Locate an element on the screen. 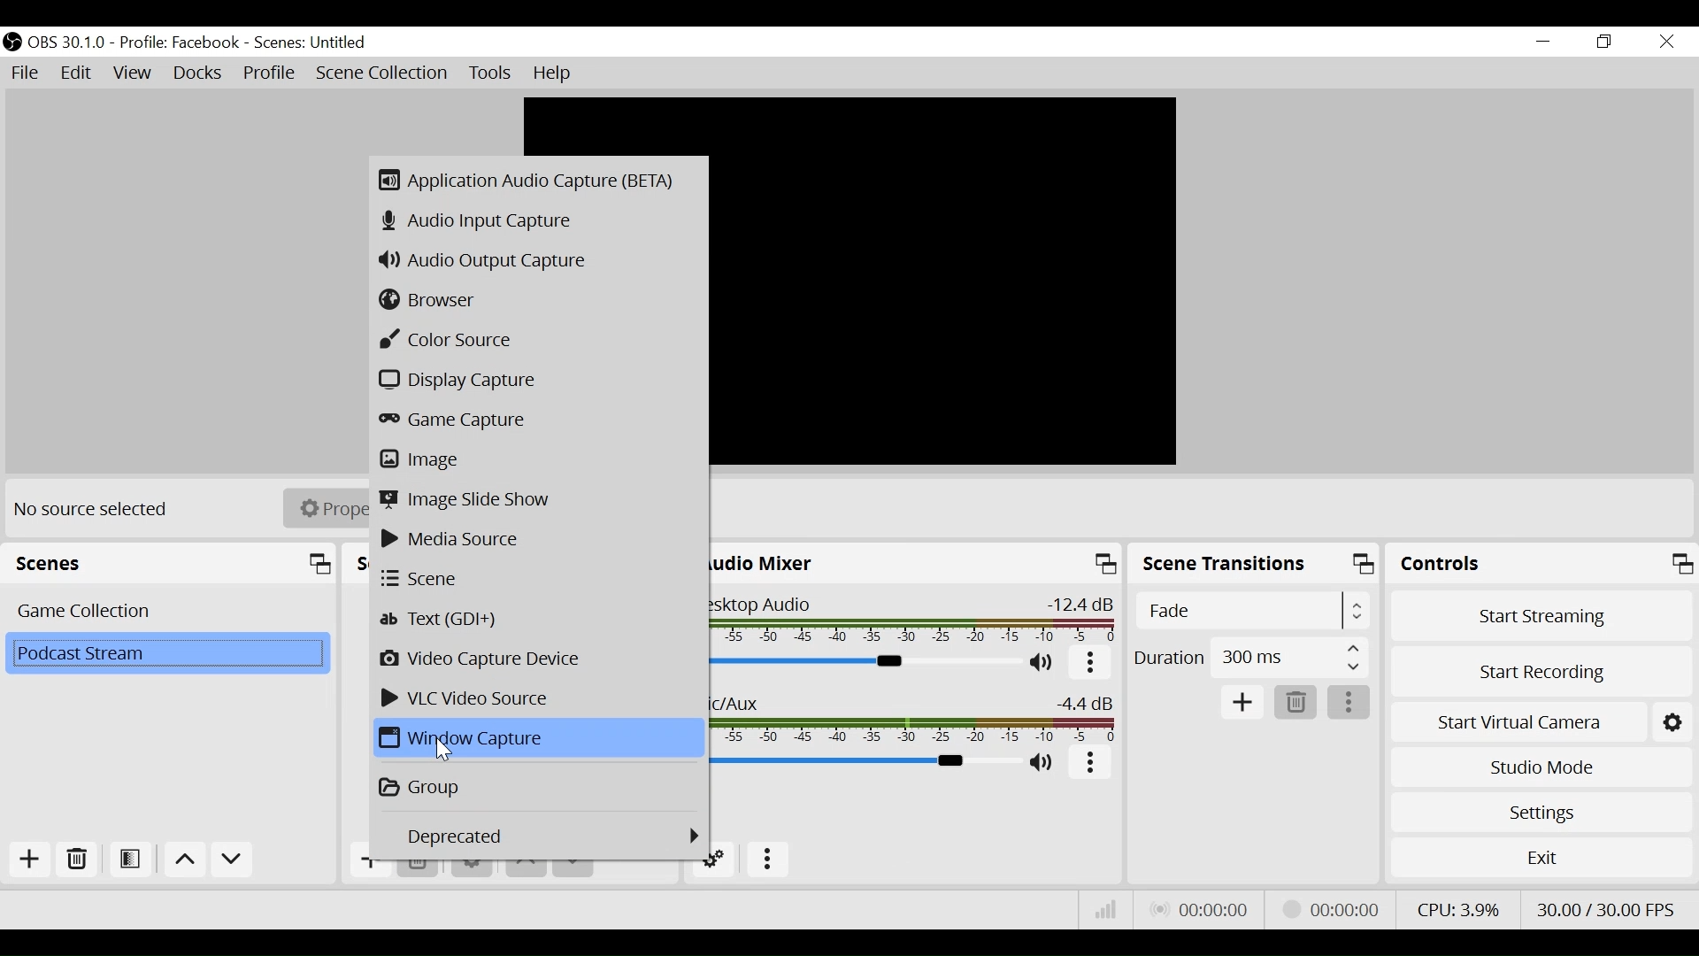 The image size is (1699, 956). Add is located at coordinates (28, 859).